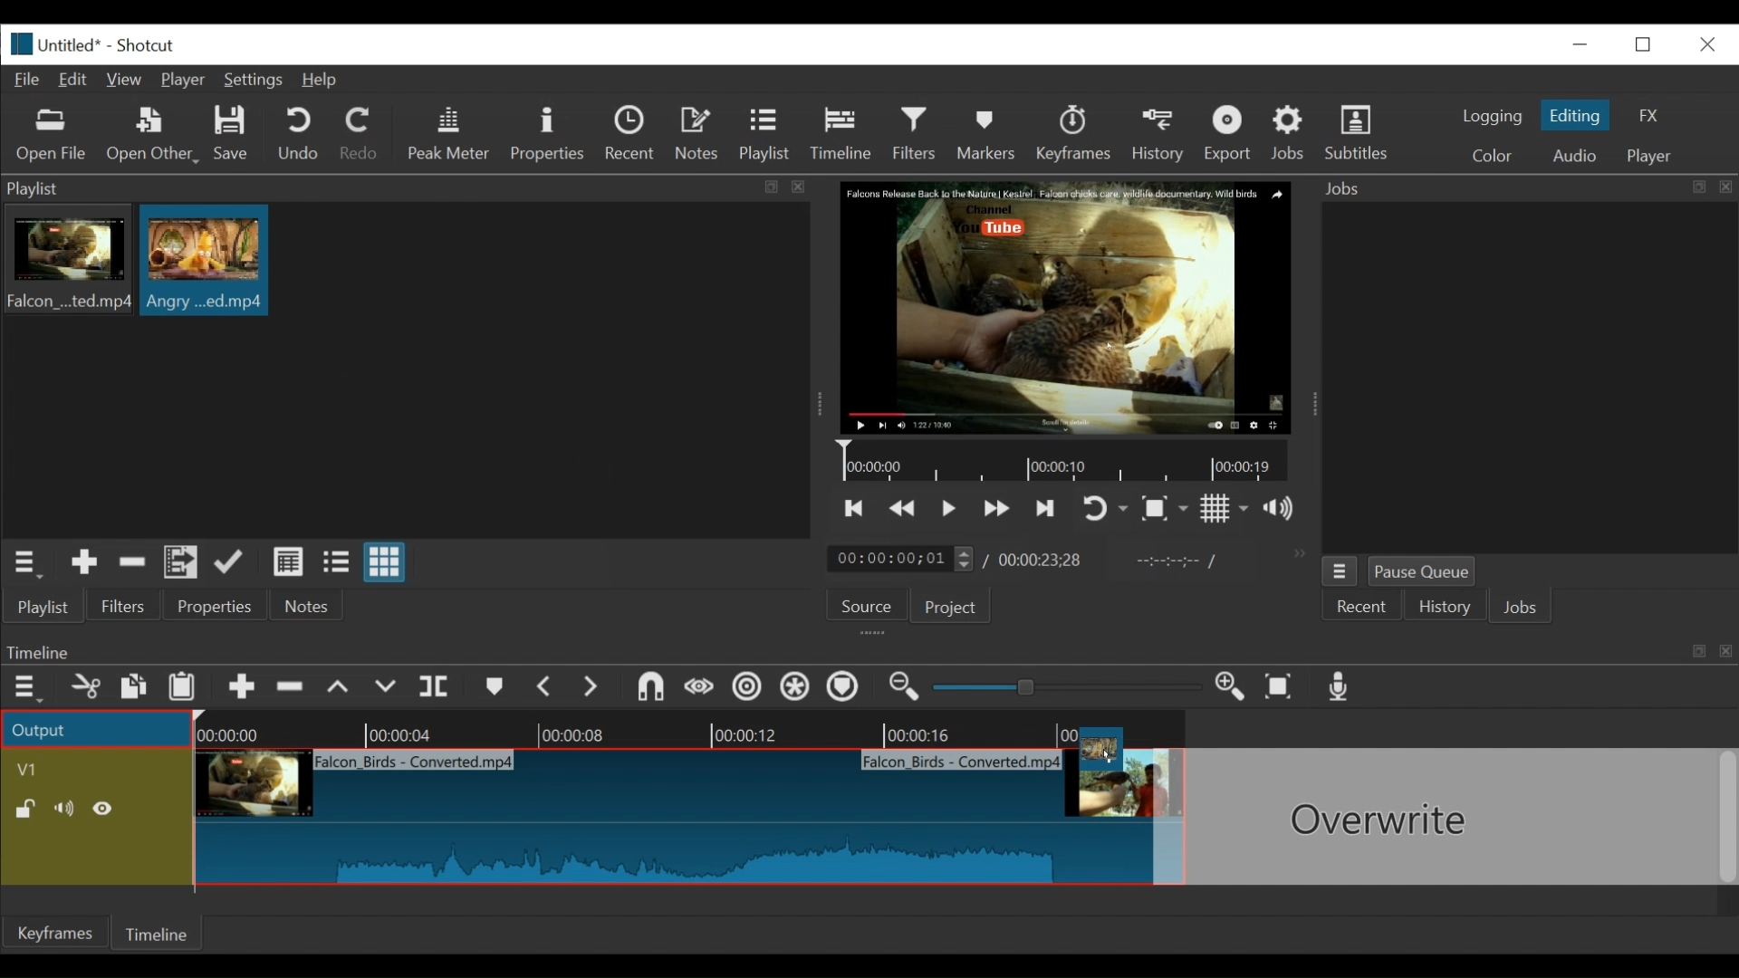 This screenshot has height=978, width=1739. I want to click on Record audio, so click(1340, 691).